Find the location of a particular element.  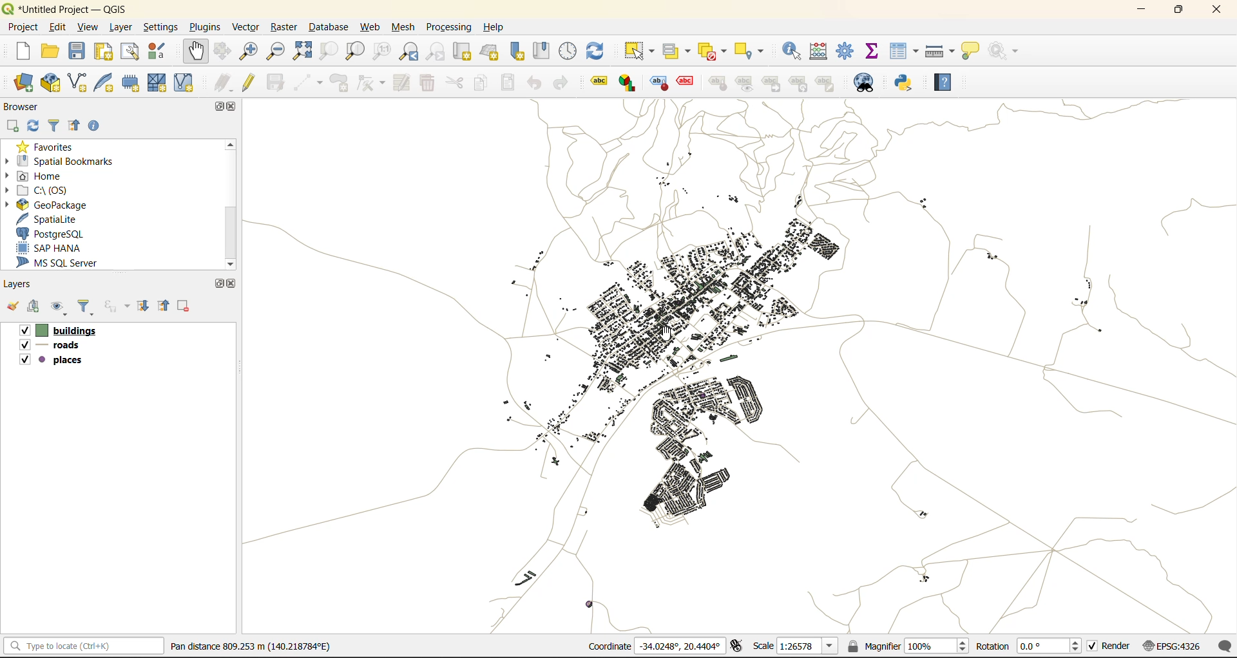

measure line is located at coordinates (942, 52).